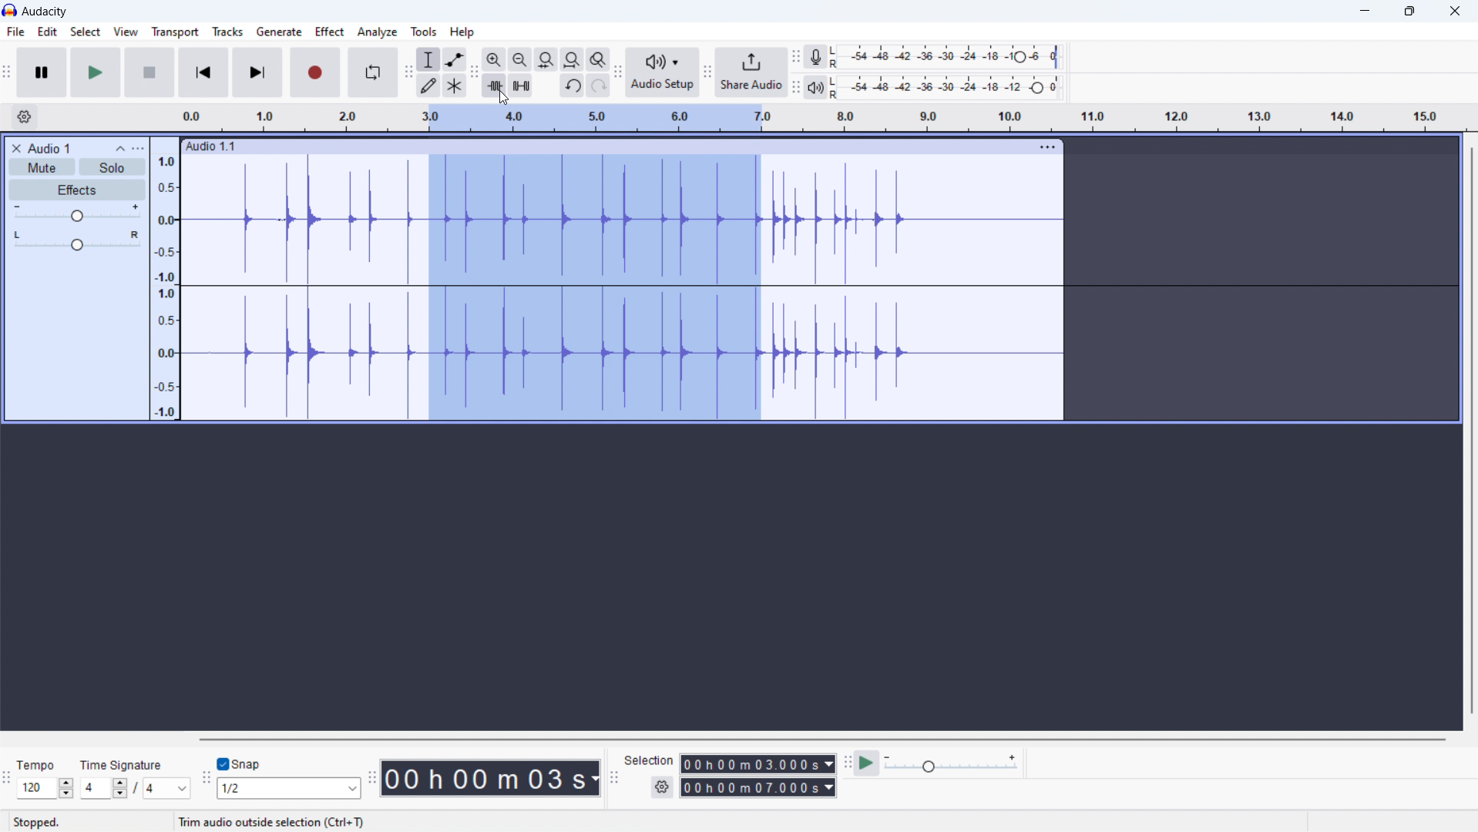 Image resolution: width=1478 pixels, height=832 pixels. What do you see at coordinates (455, 86) in the screenshot?
I see `multi tool` at bounding box center [455, 86].